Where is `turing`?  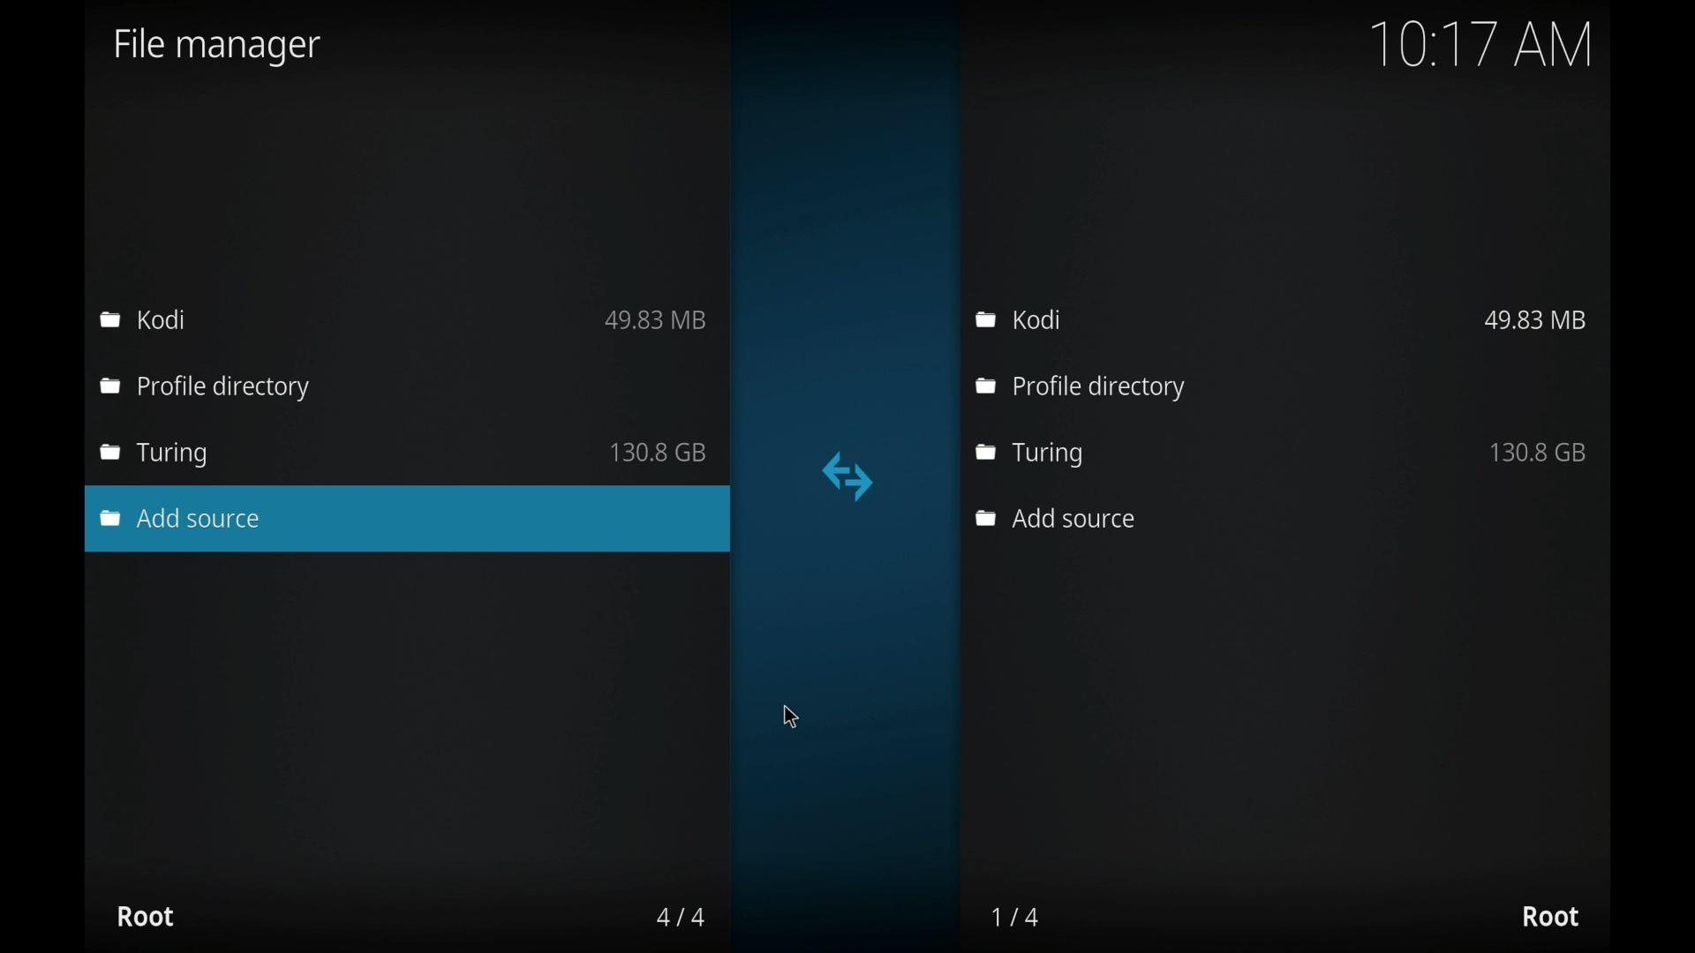
turing is located at coordinates (154, 455).